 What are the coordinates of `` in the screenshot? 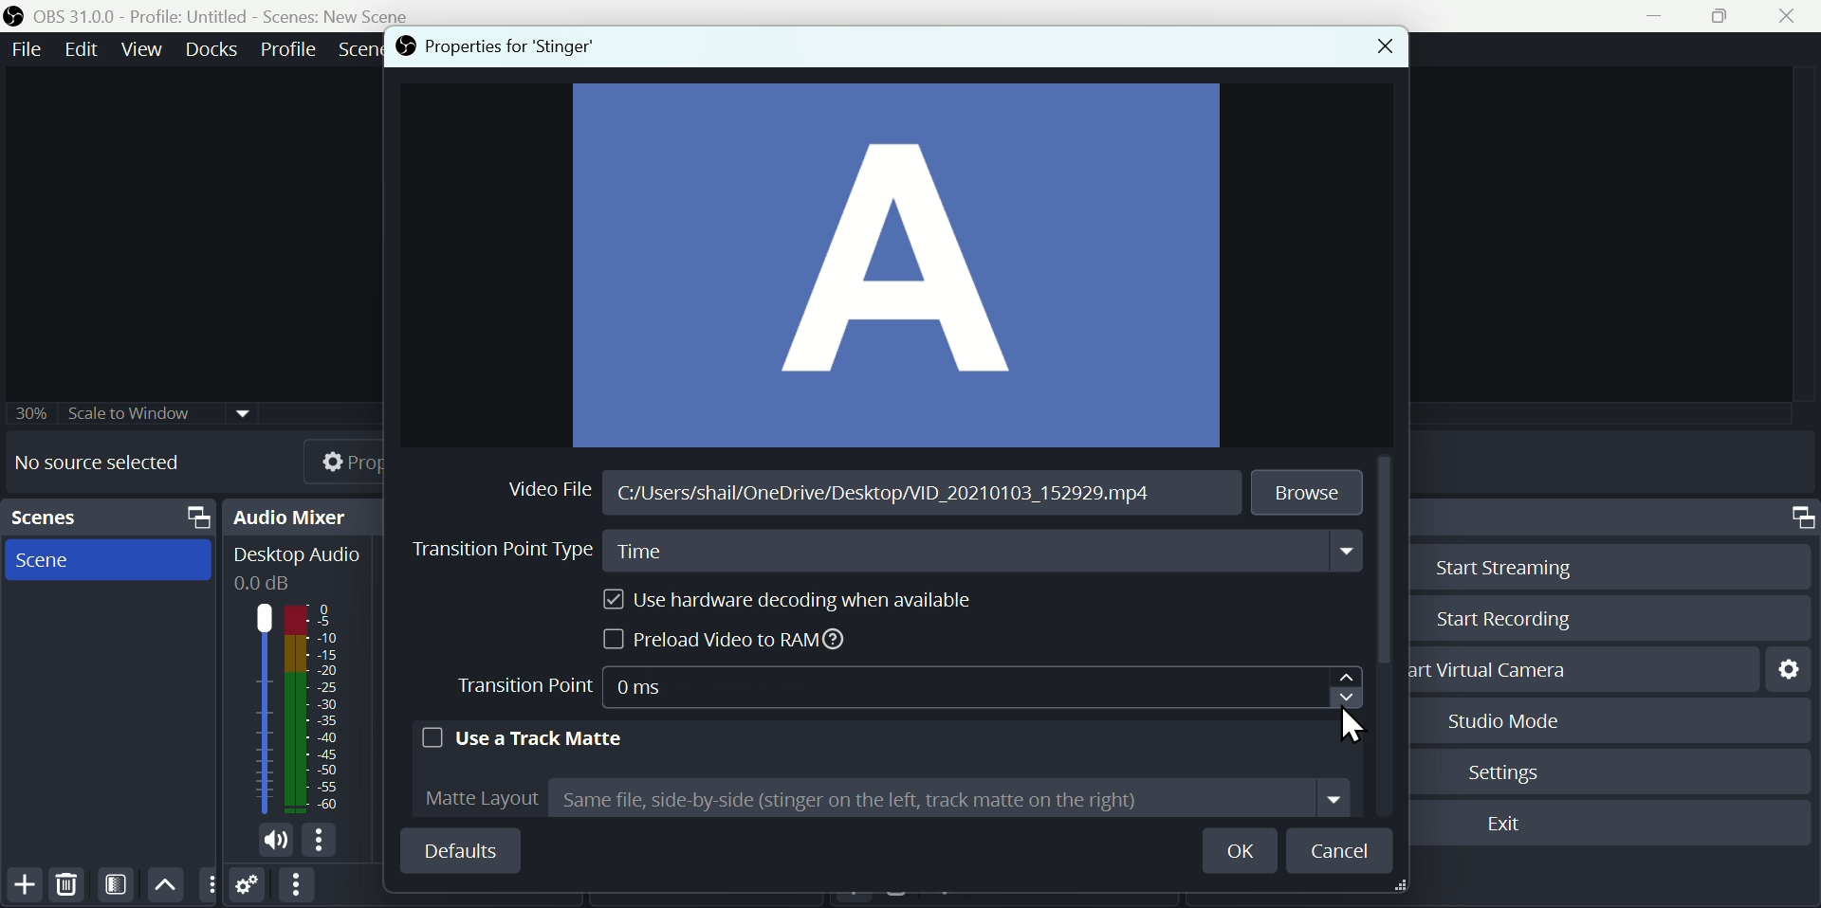 It's located at (290, 46).